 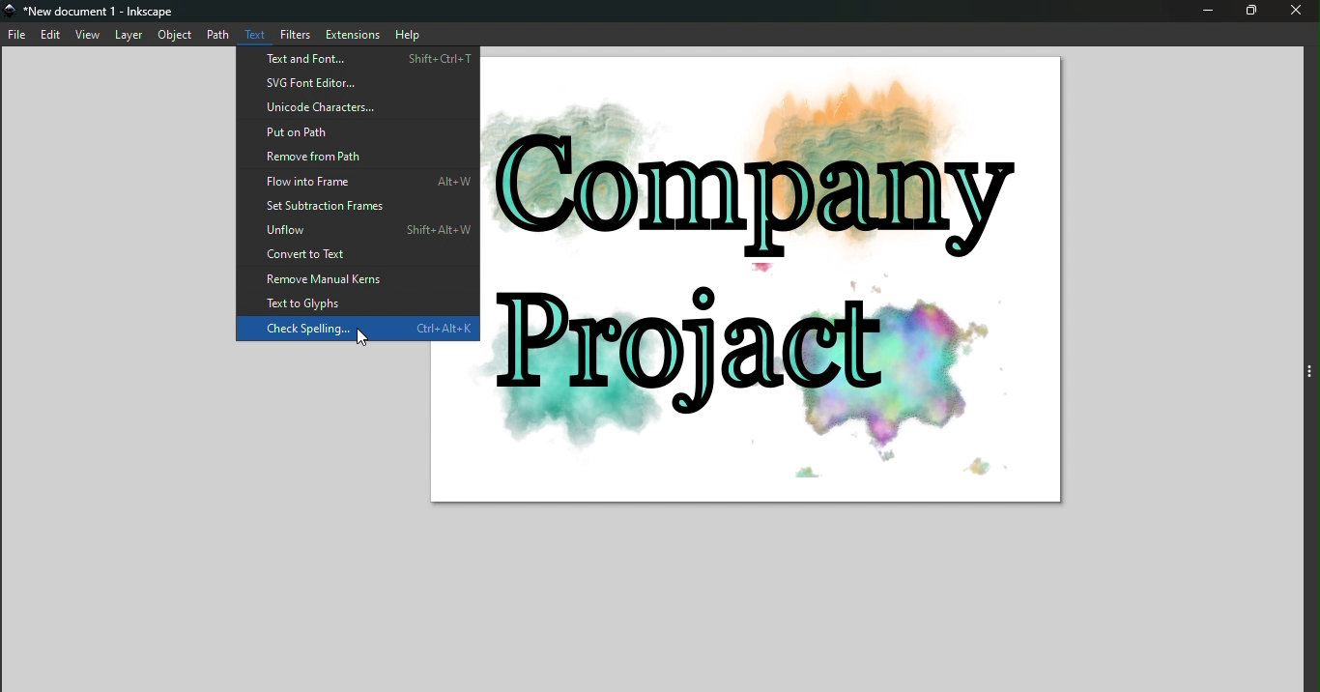 I want to click on Check spelling, so click(x=358, y=331).